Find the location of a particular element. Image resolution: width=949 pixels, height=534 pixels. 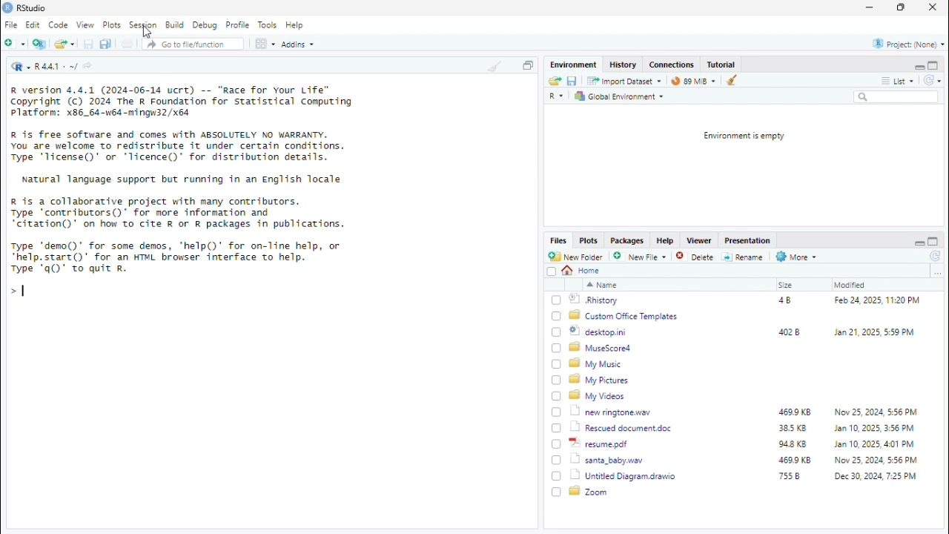

Checkbox is located at coordinates (557, 412).